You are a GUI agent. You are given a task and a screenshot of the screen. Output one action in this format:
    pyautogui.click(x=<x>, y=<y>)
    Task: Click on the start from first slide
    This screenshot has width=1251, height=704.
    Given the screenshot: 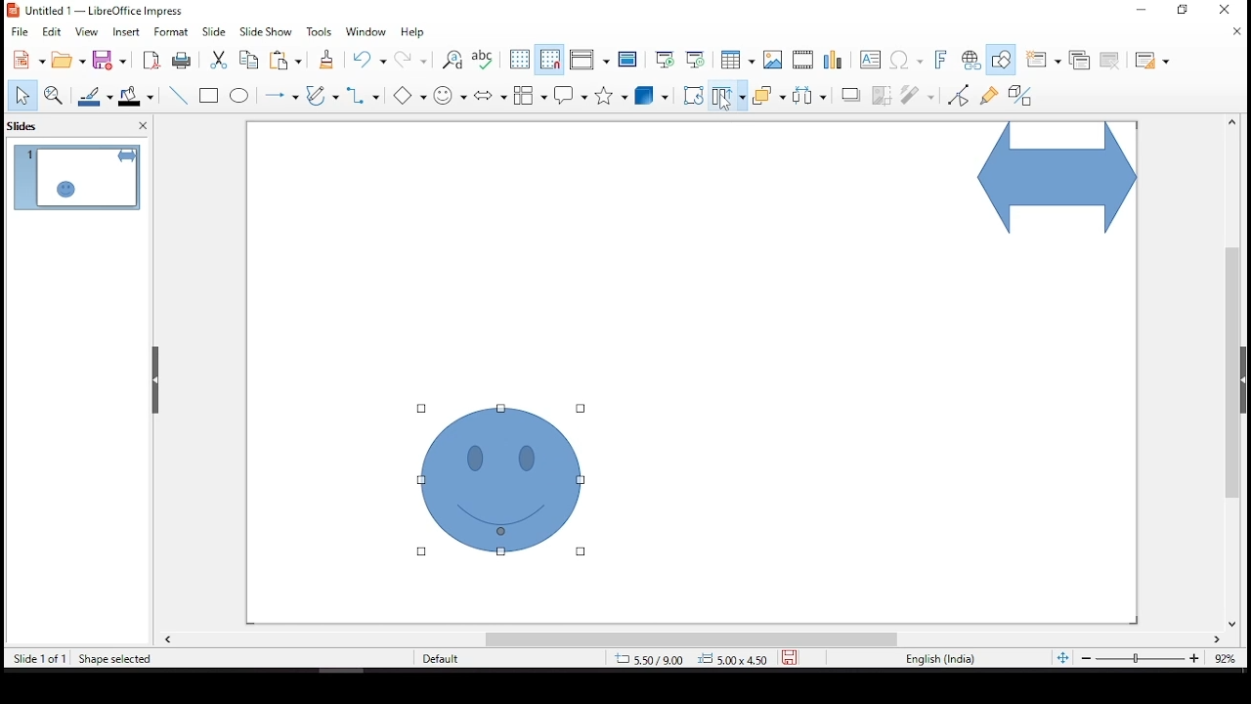 What is the action you would take?
    pyautogui.click(x=662, y=58)
    